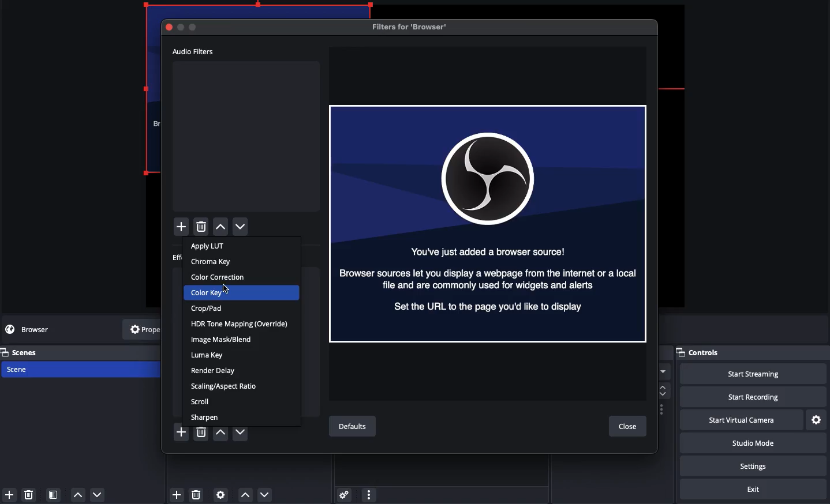  Describe the element at coordinates (369, 495) in the screenshot. I see `more` at that location.